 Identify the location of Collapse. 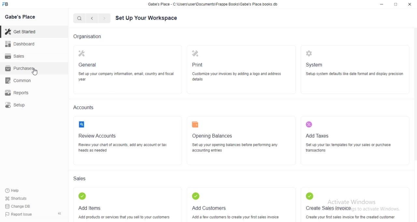
(60, 214).